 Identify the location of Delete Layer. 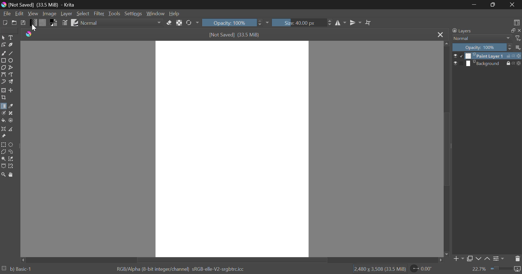
(518, 258).